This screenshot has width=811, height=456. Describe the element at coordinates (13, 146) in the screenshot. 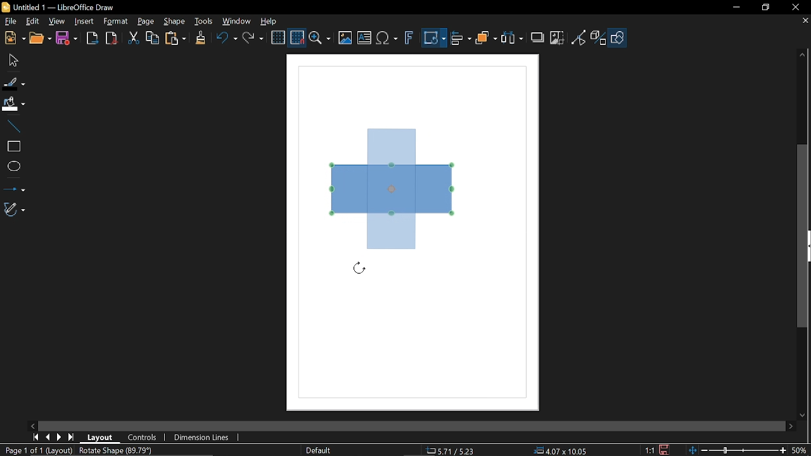

I see `Rectangle` at that location.